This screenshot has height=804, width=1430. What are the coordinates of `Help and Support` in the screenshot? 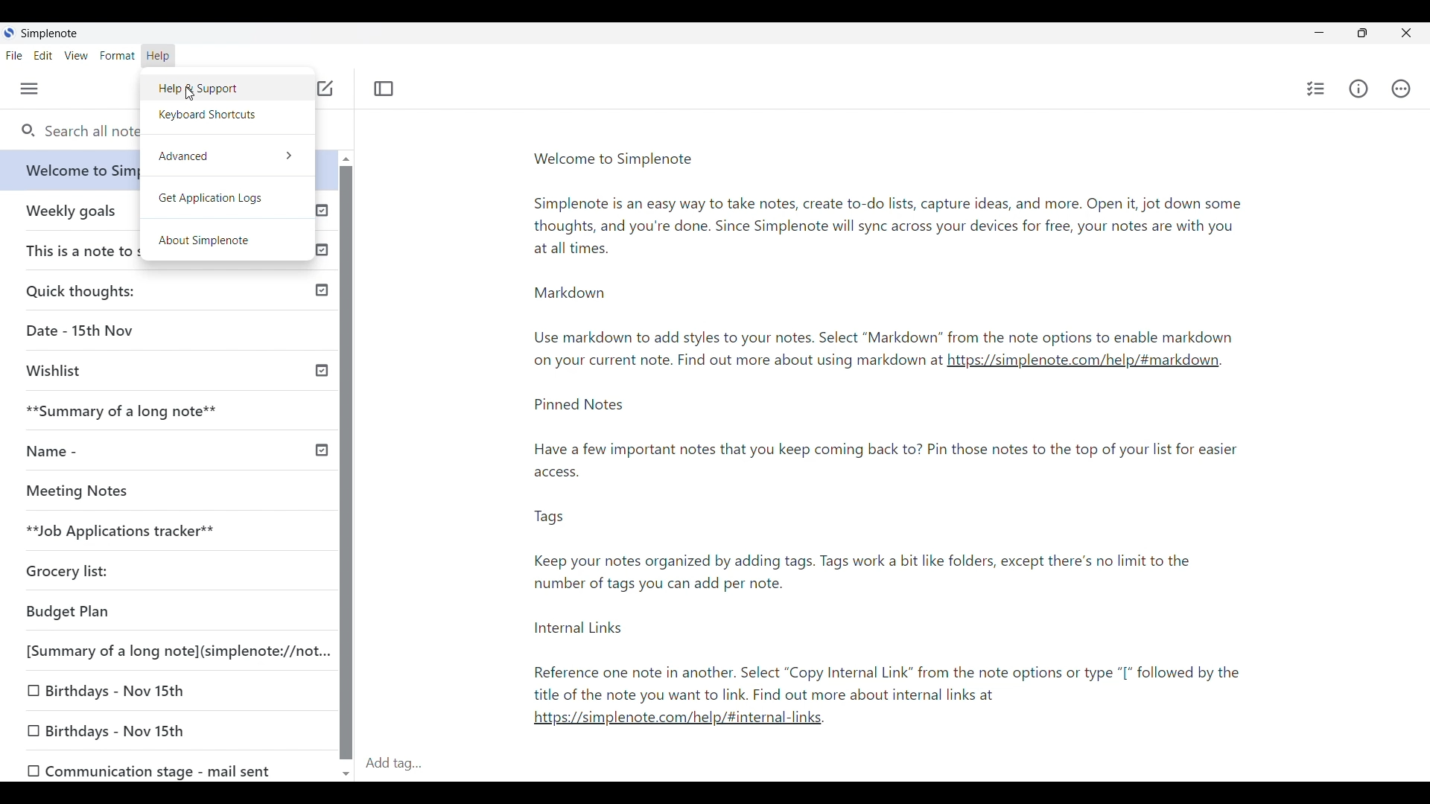 It's located at (226, 88).